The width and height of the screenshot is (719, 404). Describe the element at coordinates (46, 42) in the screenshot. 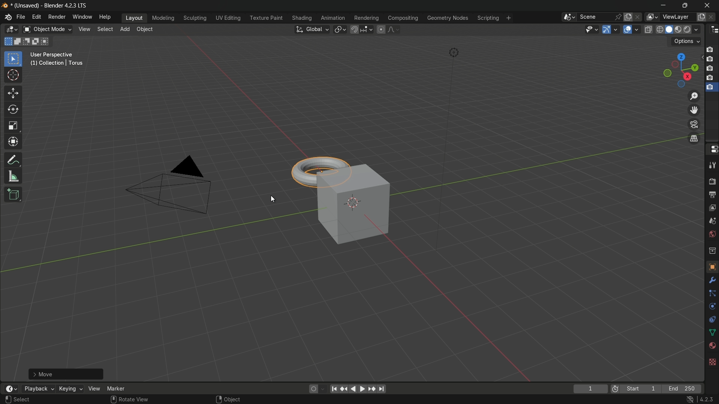

I see `merge existing selection` at that location.